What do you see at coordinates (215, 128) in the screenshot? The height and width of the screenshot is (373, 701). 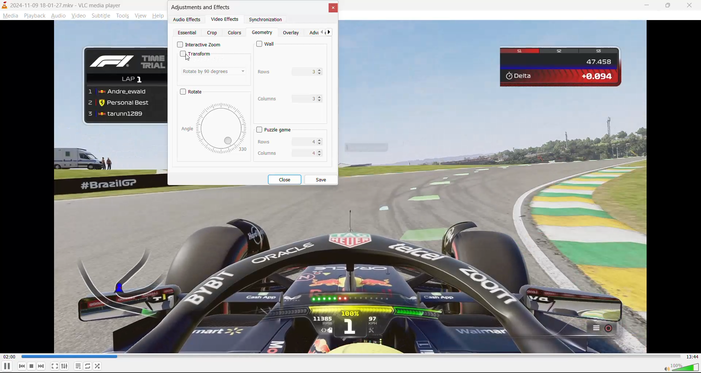 I see `rotation dial` at bounding box center [215, 128].